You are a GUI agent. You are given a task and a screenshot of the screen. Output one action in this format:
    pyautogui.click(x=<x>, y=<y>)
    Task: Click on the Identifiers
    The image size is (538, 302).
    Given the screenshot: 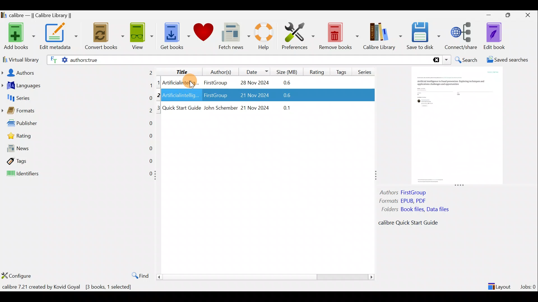 What is the action you would take?
    pyautogui.click(x=76, y=174)
    